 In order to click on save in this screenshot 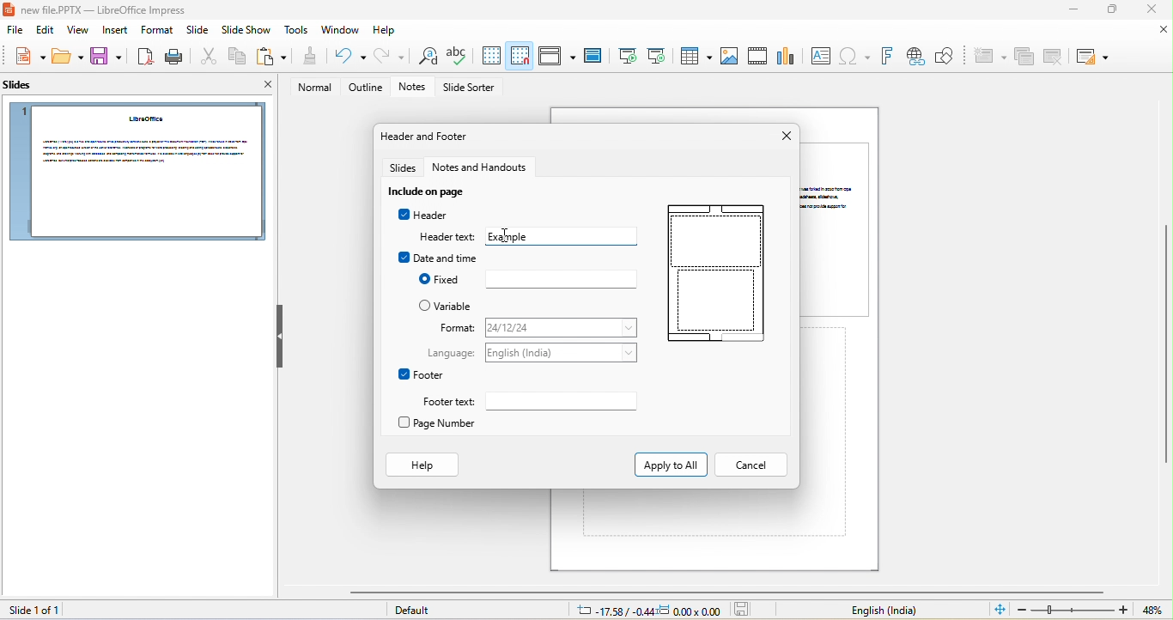, I will do `click(106, 58)`.